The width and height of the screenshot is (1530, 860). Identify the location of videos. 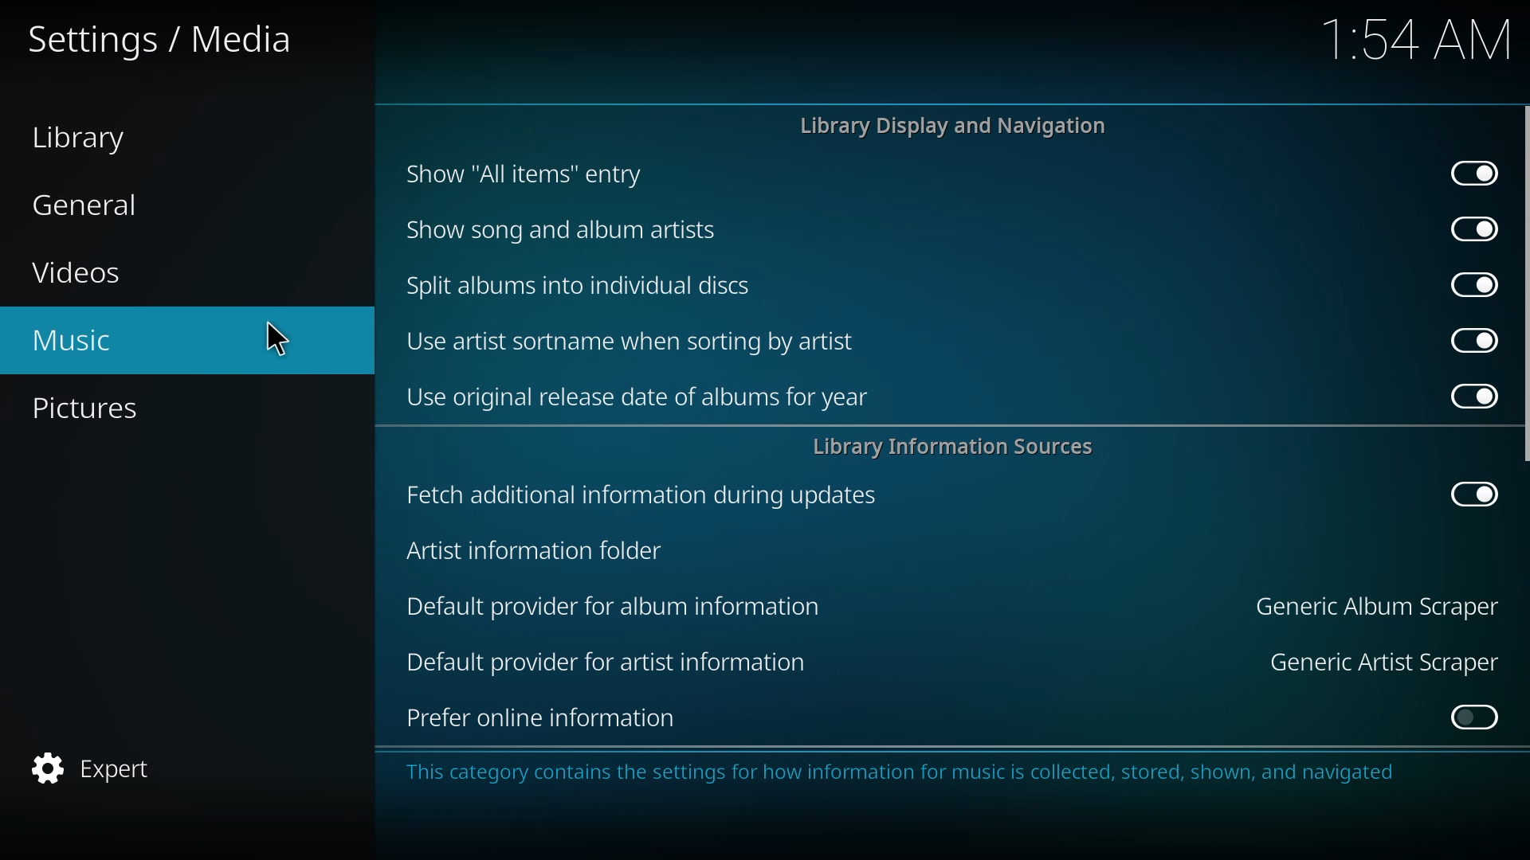
(83, 273).